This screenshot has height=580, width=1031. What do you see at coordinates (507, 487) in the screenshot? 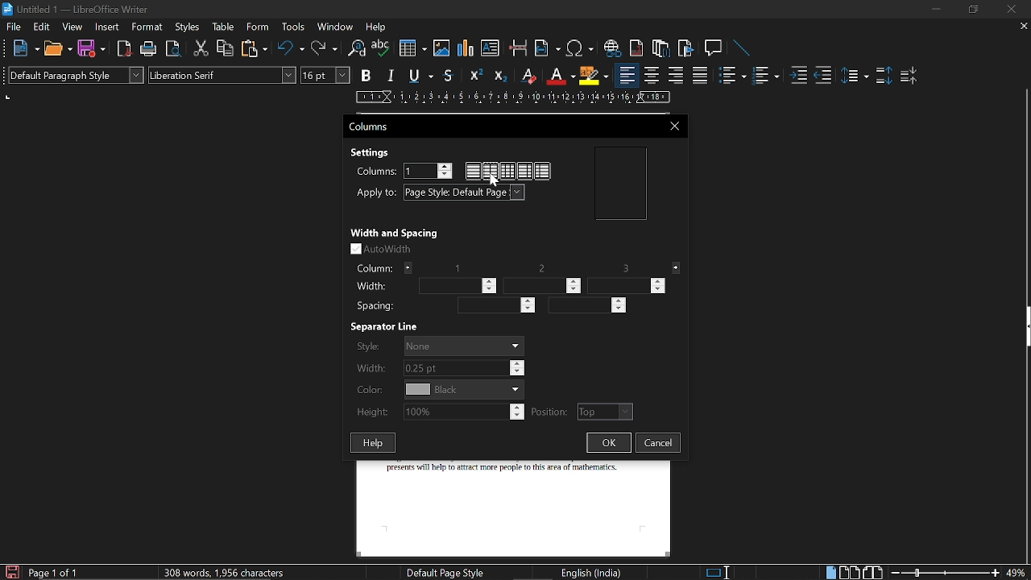
I see `presents will help to attract more people to this area of mathematics.` at bounding box center [507, 487].